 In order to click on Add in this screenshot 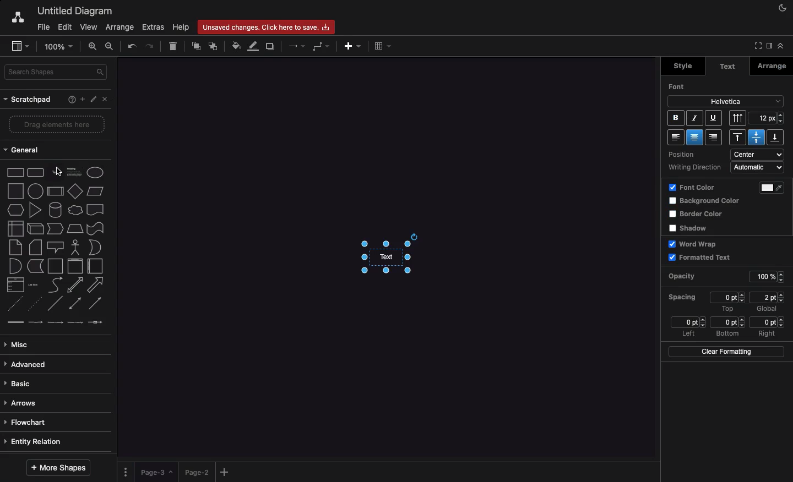, I will do `click(226, 472)`.